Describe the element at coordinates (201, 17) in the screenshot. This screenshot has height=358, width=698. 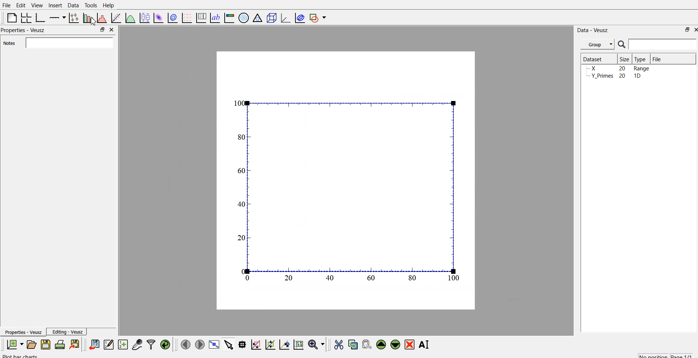
I see `plot key` at that location.